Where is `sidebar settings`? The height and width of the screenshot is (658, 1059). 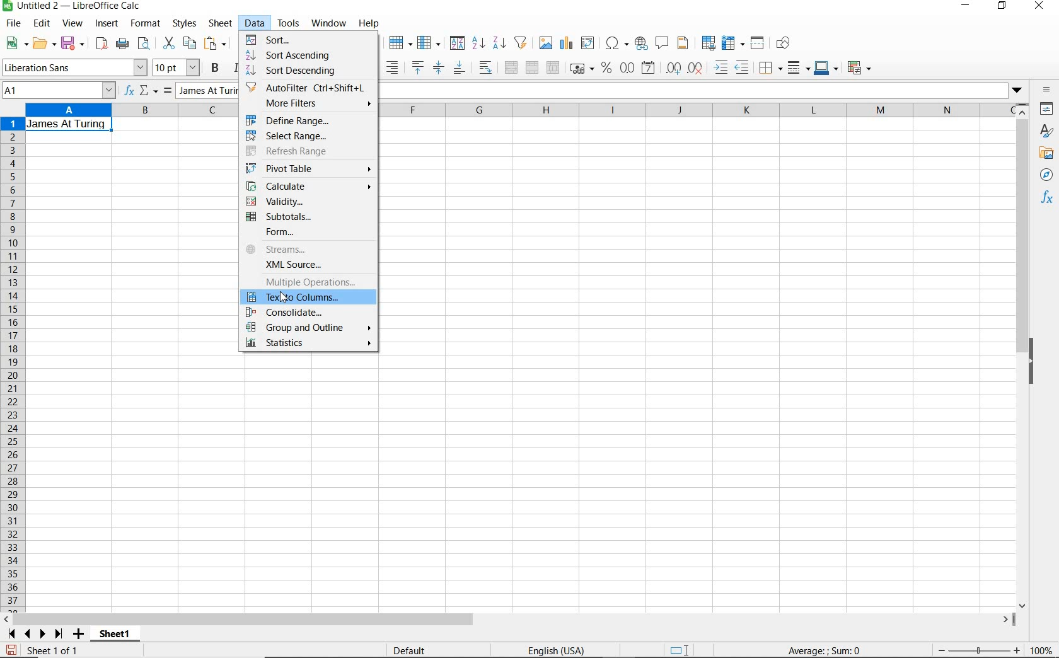 sidebar settings is located at coordinates (1046, 91).